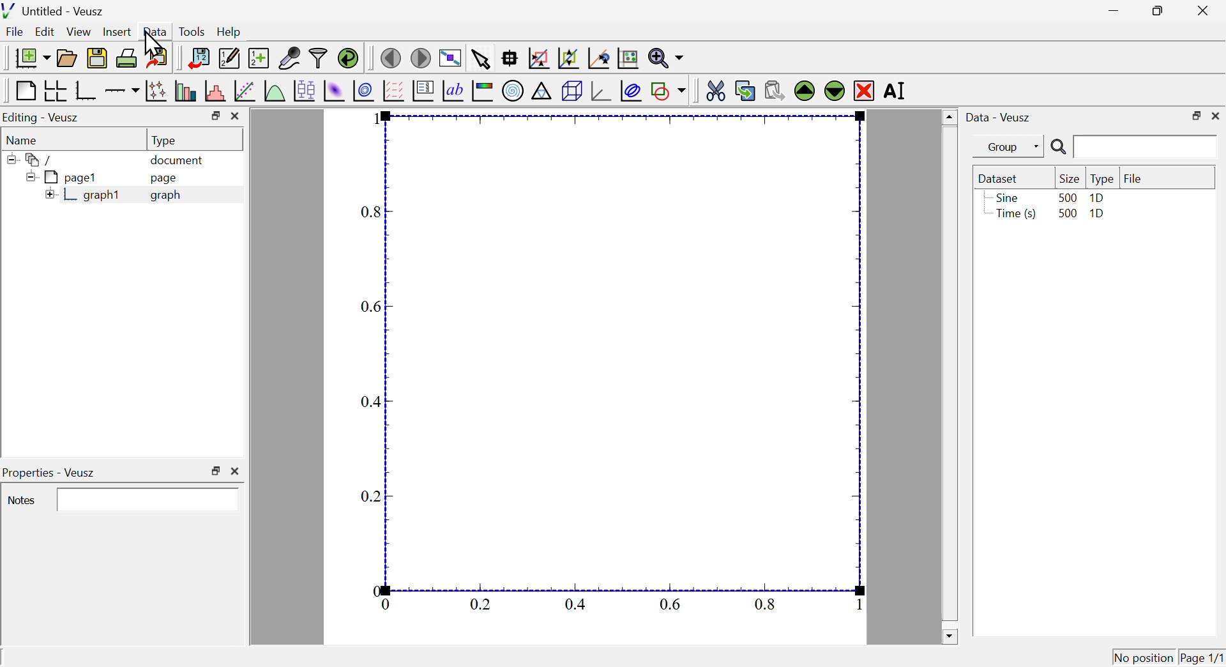  What do you see at coordinates (514, 91) in the screenshot?
I see `polar graph` at bounding box center [514, 91].